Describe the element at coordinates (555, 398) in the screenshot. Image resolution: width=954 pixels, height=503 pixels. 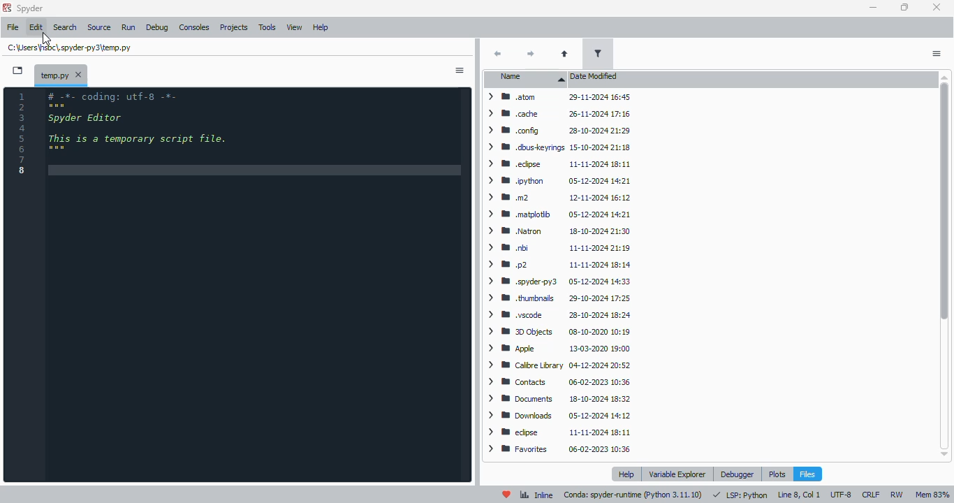
I see `> BB Documents 18-10-2024 18:32` at that location.